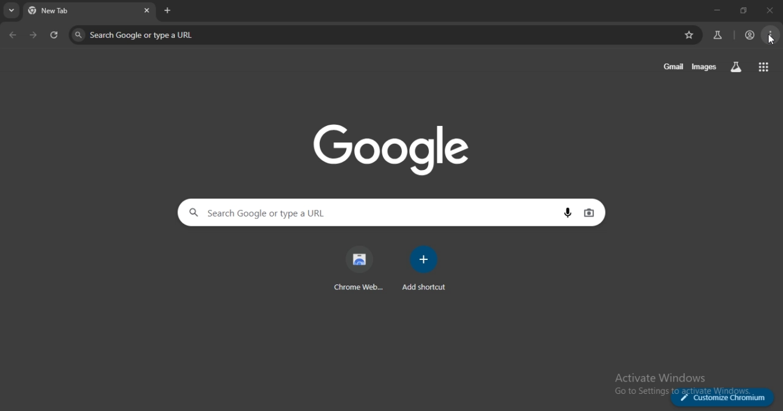 Image resolution: width=783 pixels, height=411 pixels. What do you see at coordinates (35, 35) in the screenshot?
I see `one page forward` at bounding box center [35, 35].